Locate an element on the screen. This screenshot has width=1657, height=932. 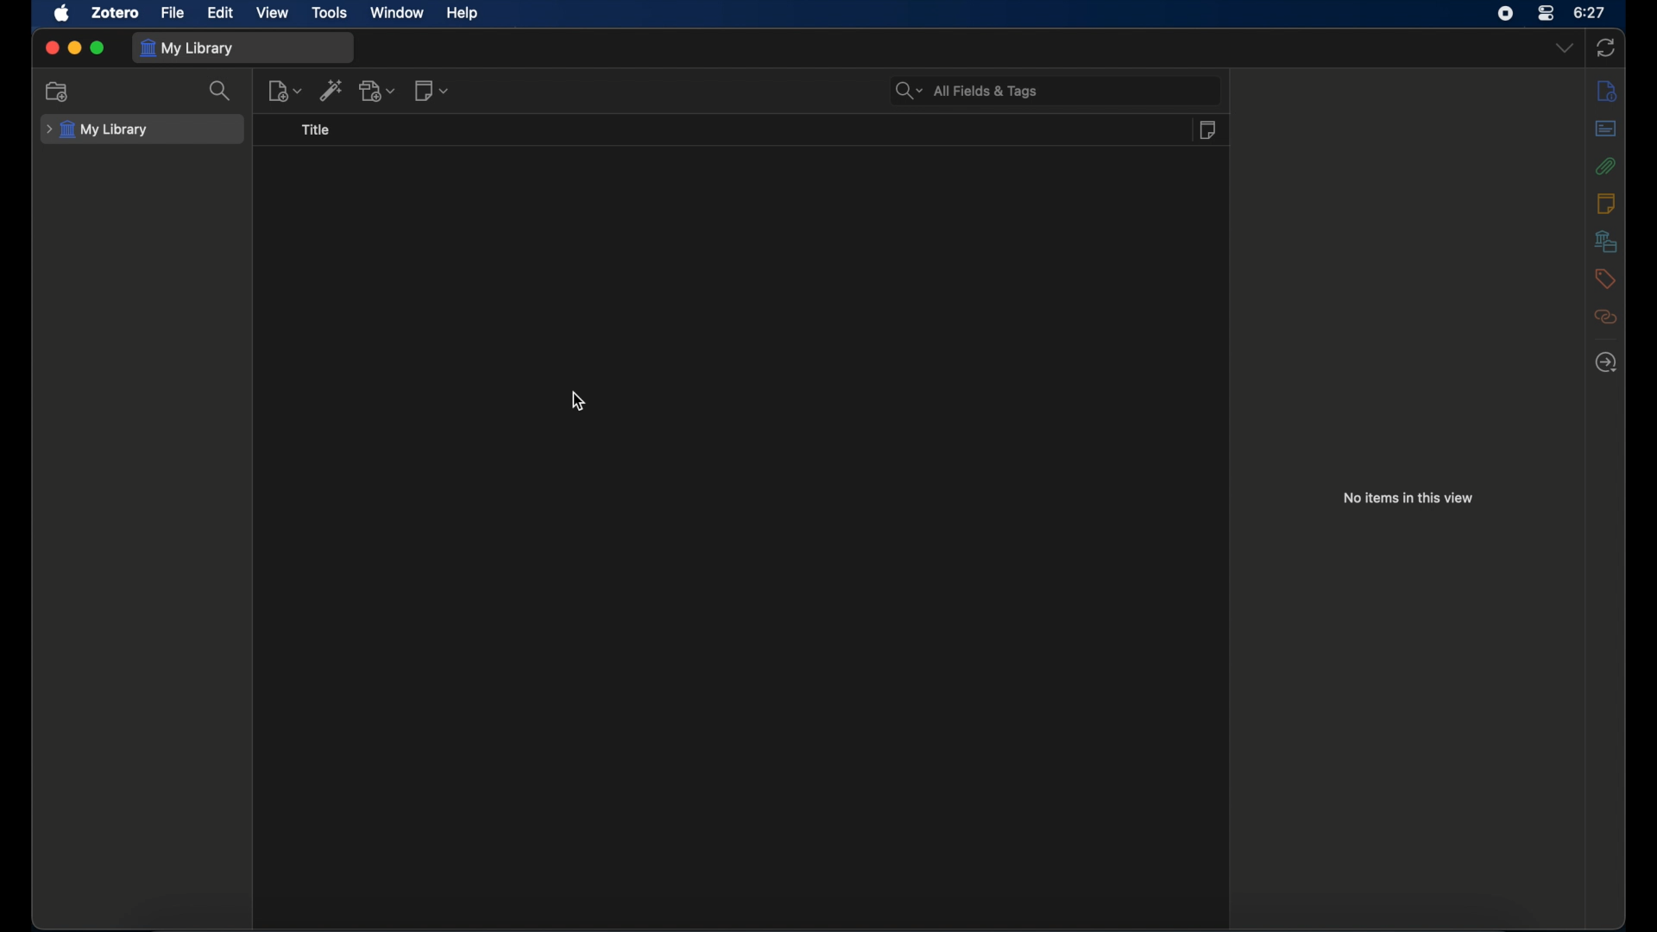
info is located at coordinates (1607, 203).